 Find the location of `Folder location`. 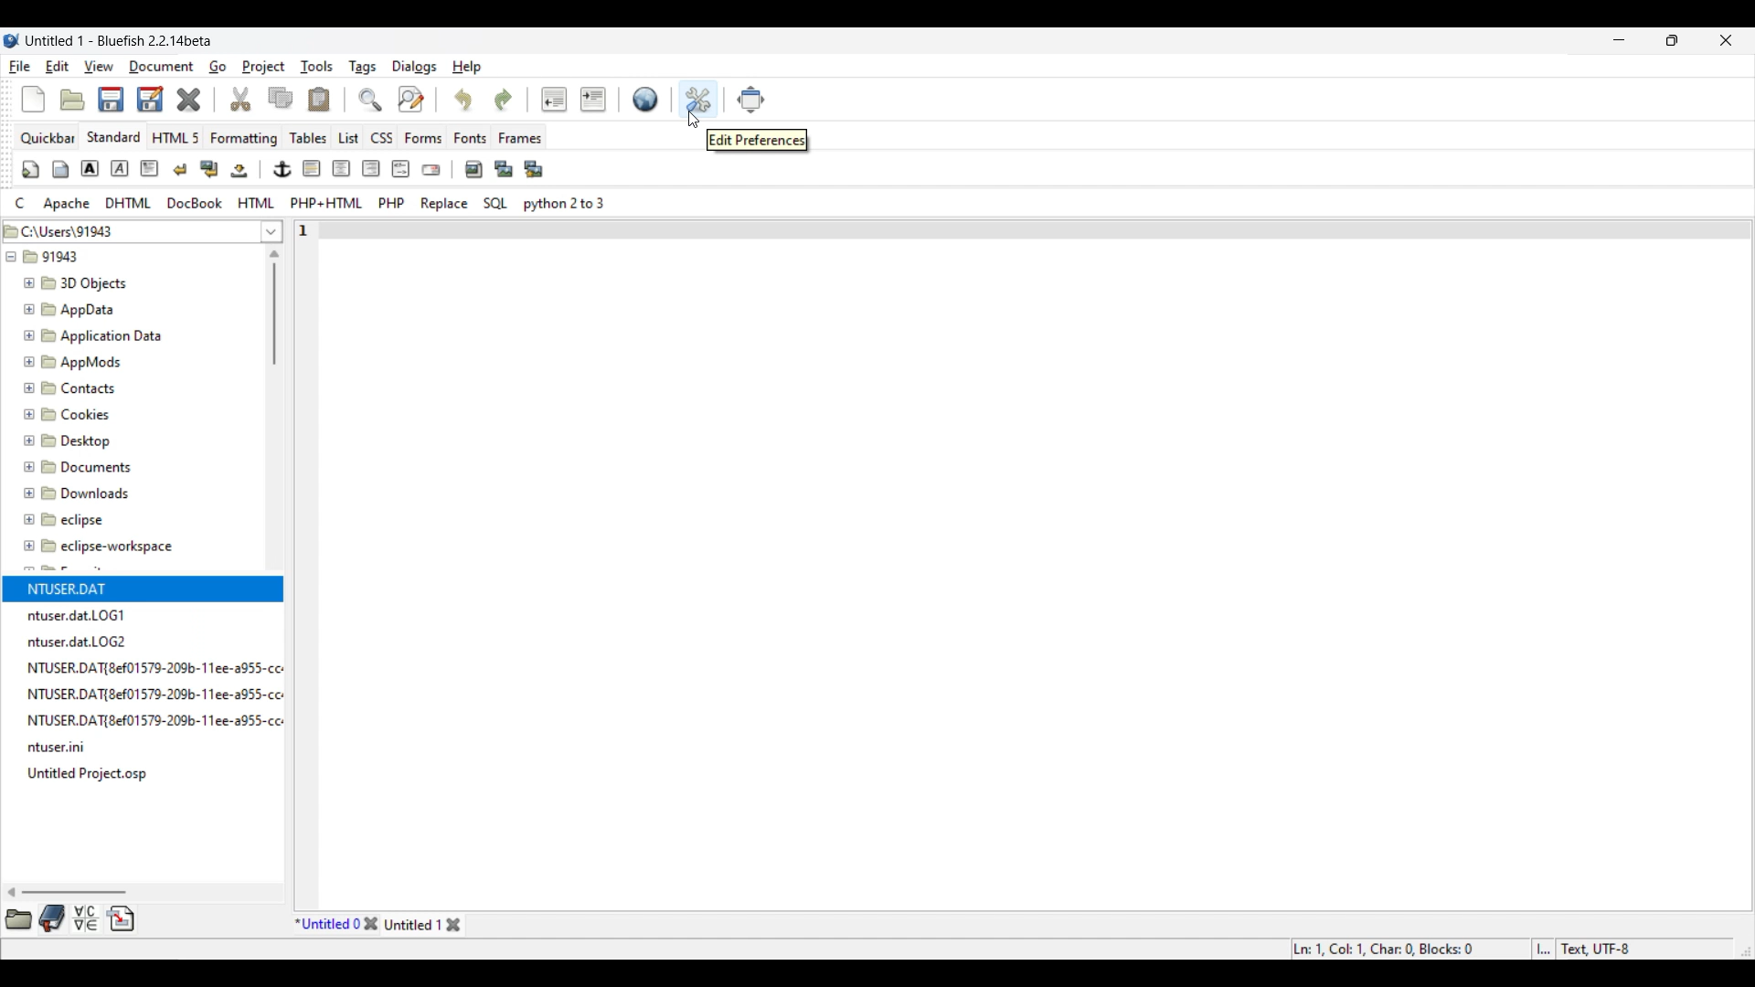

Folder location is located at coordinates (129, 228).